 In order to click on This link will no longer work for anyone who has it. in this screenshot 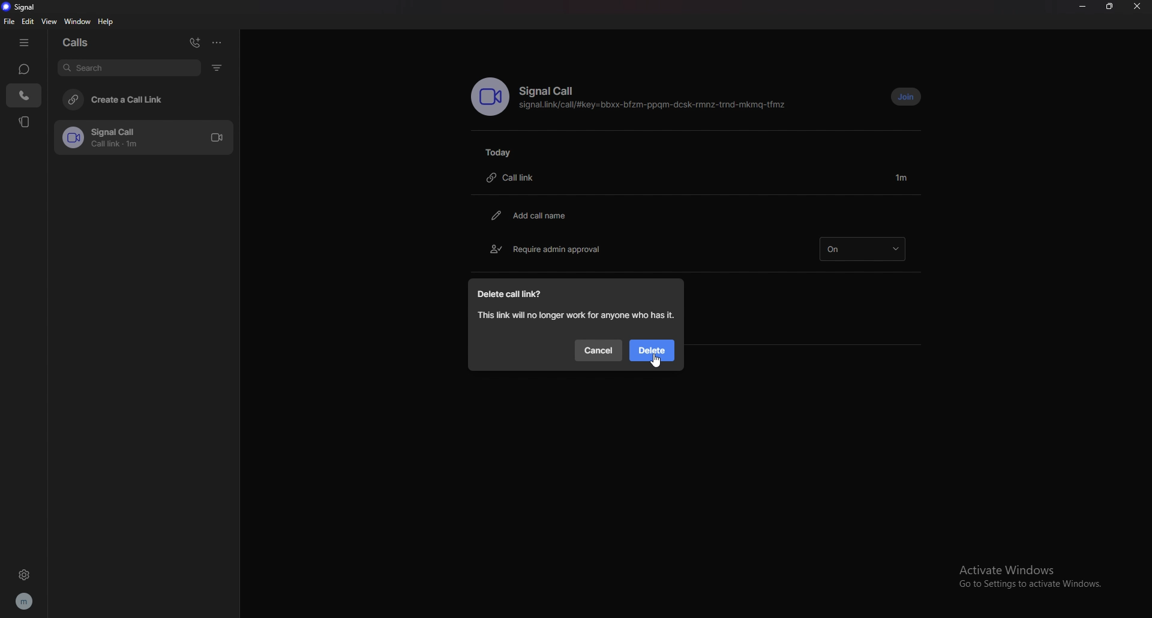, I will do `click(578, 315)`.